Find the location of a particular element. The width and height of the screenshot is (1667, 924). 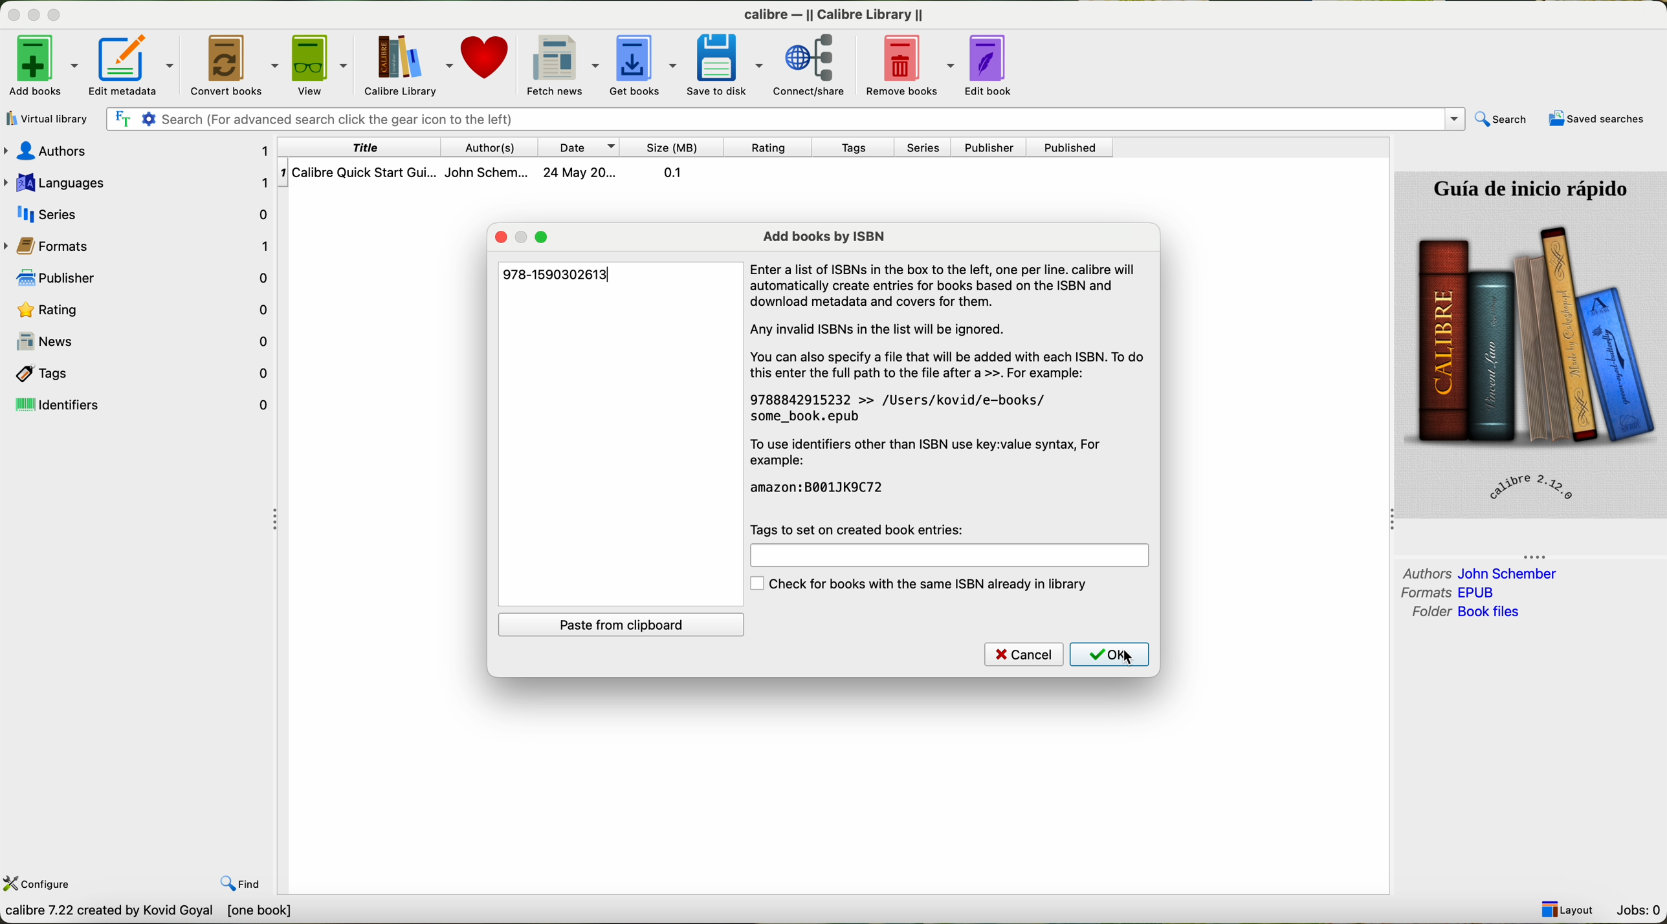

tags to set on created book entries is located at coordinates (864, 528).